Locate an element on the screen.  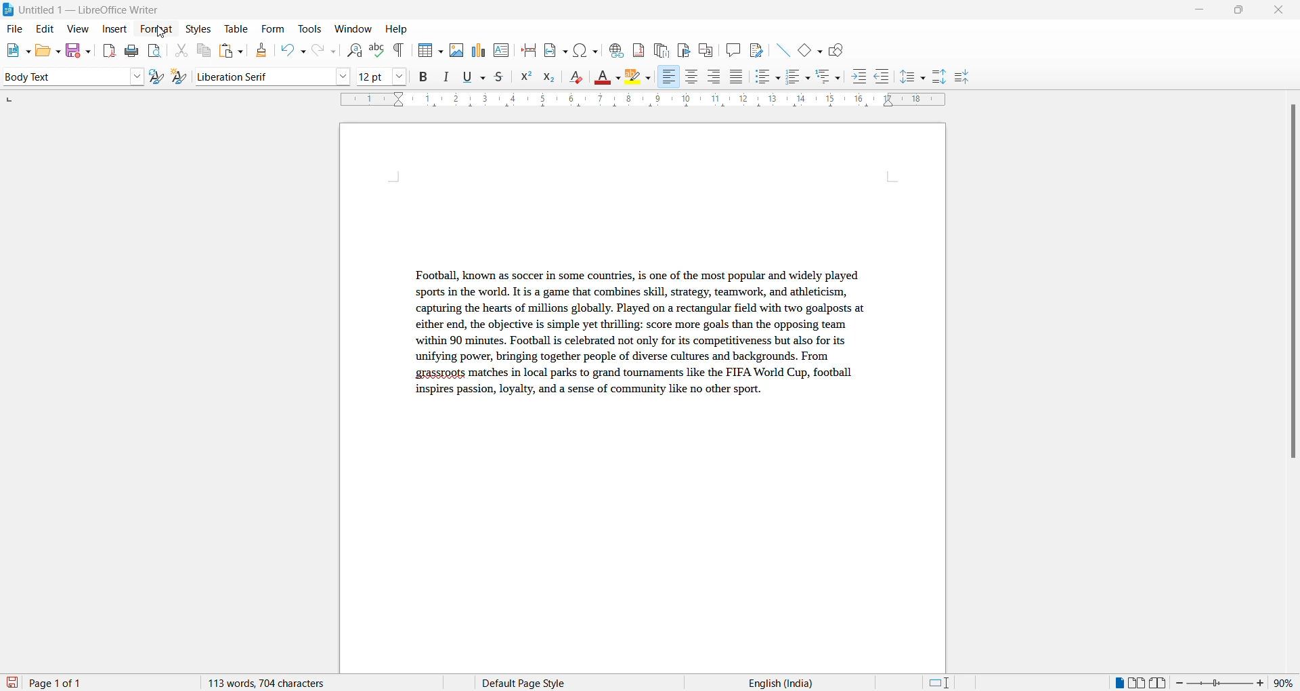
total page and current page is located at coordinates (68, 684).